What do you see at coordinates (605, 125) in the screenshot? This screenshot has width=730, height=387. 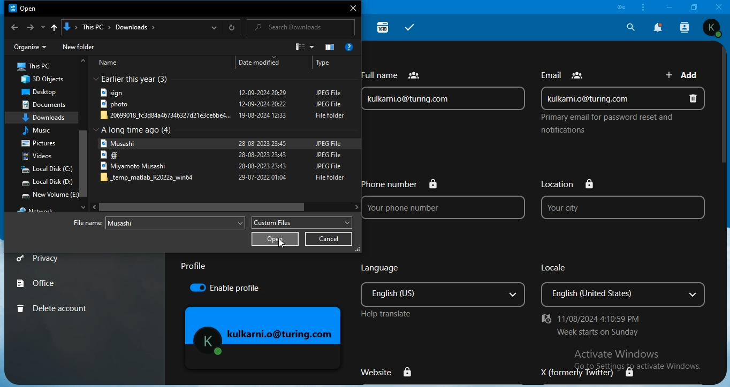 I see `text` at bounding box center [605, 125].